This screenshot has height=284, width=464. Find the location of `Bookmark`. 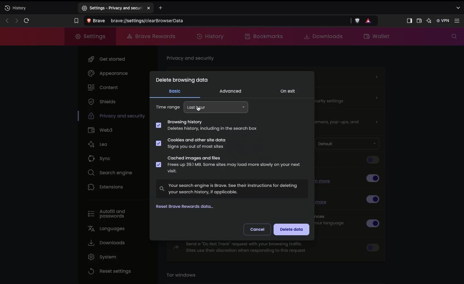

Bookmark is located at coordinates (75, 20).